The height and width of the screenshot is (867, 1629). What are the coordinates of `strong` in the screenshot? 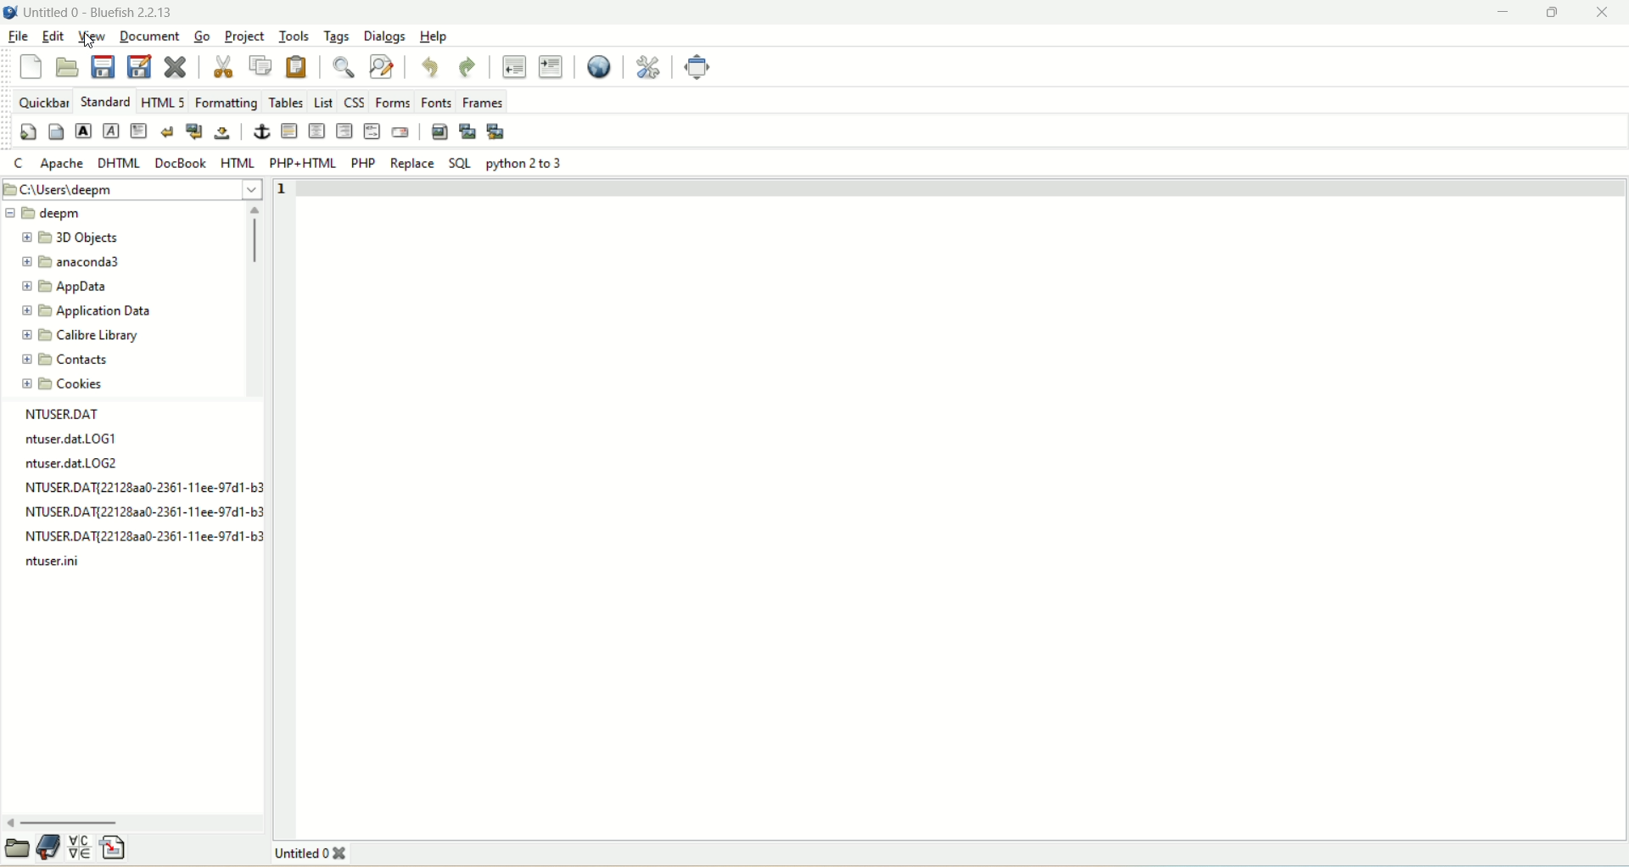 It's located at (81, 131).